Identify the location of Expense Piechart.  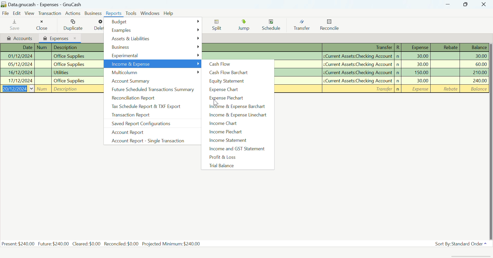
(237, 98).